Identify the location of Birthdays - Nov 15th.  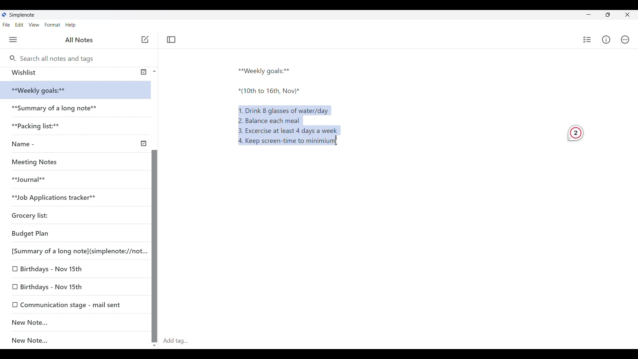
(72, 285).